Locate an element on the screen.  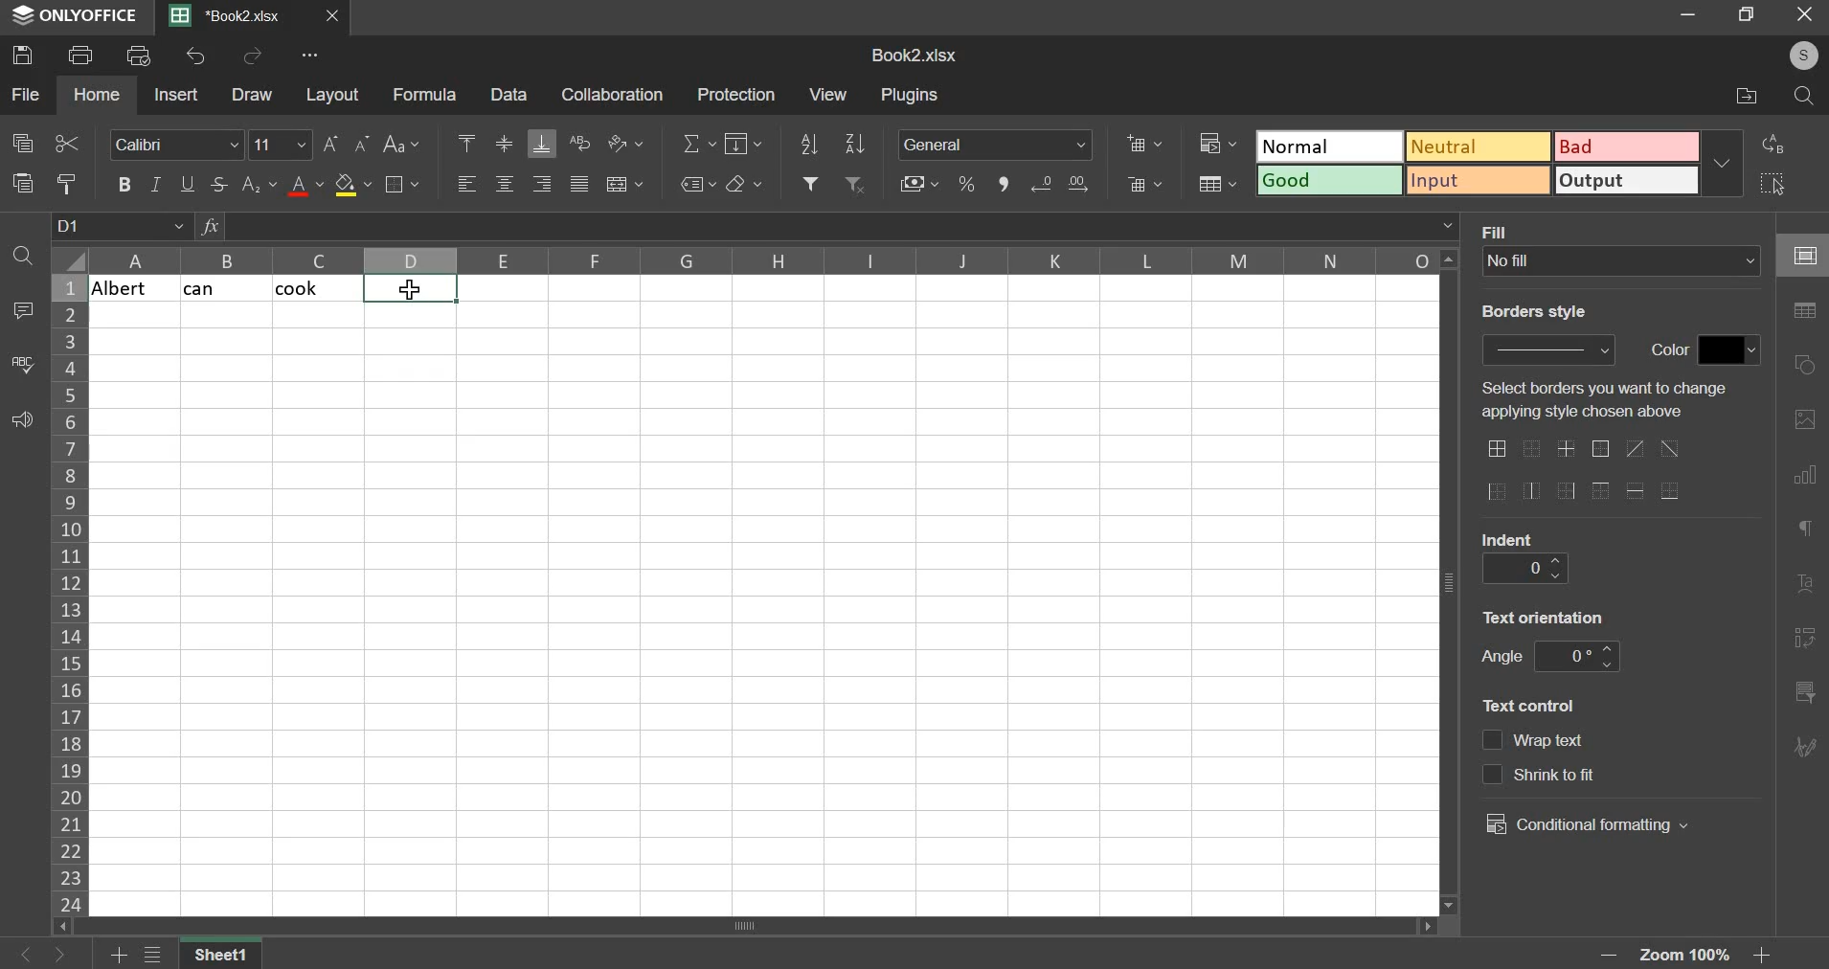
text art is located at coordinates (1805, 589).